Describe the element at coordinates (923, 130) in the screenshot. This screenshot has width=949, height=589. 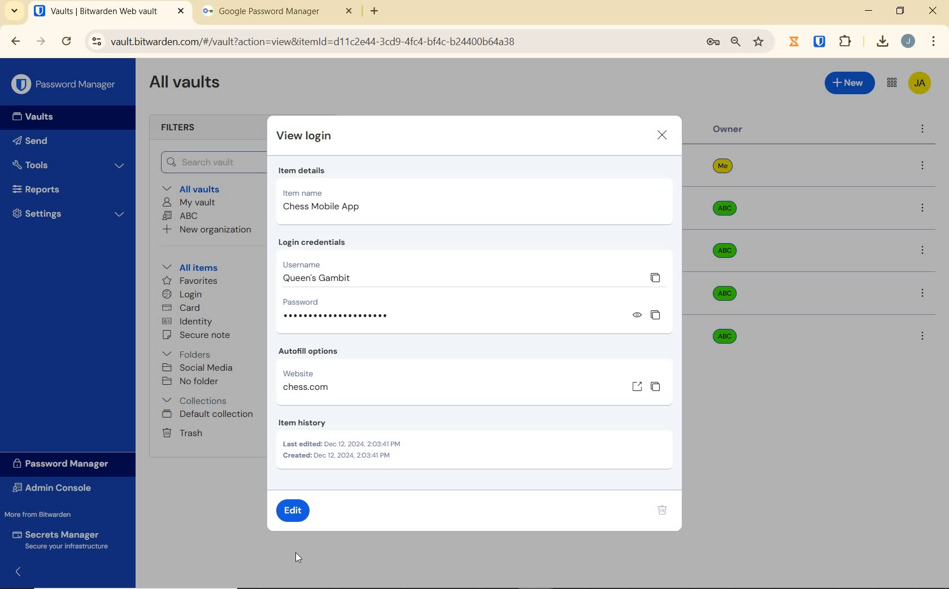
I see `more option` at that location.